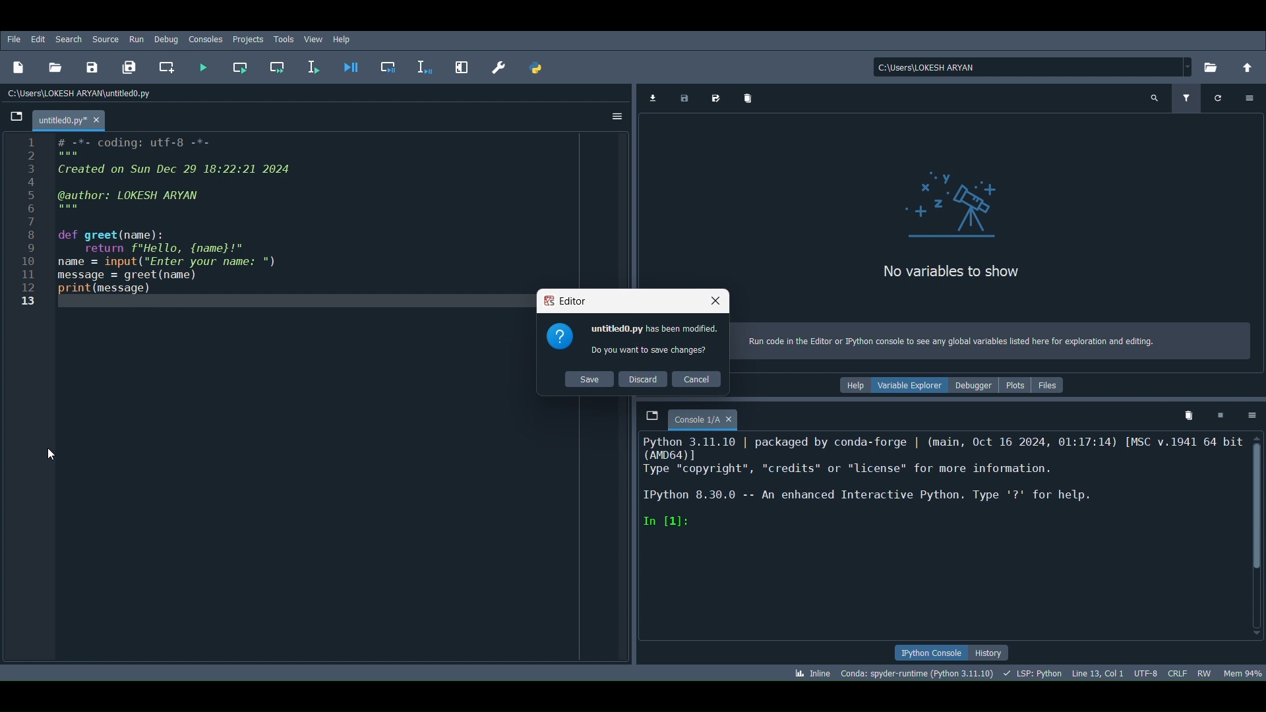 This screenshot has height=712, width=1266. I want to click on Run, so click(135, 38).